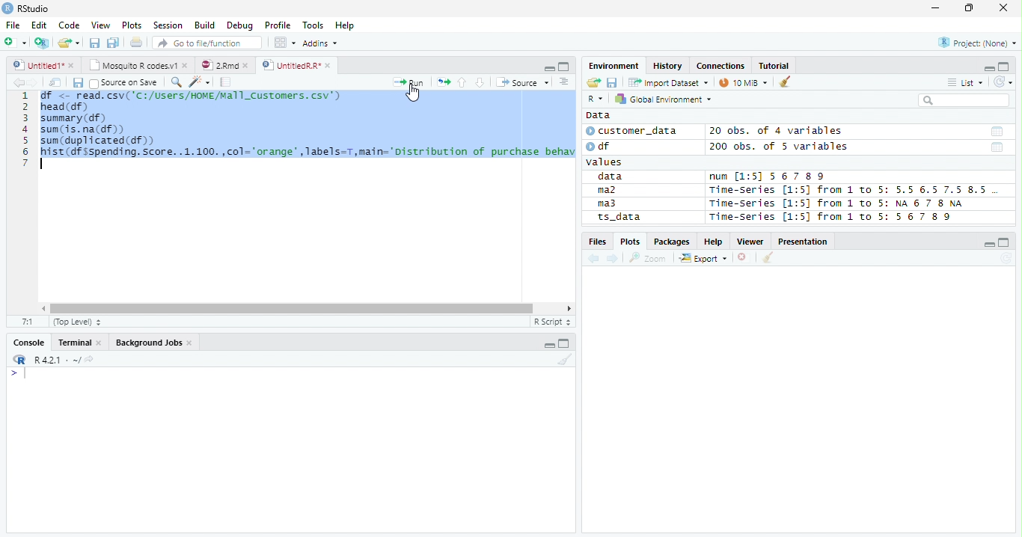 This screenshot has width=1022, height=537. Describe the element at coordinates (744, 82) in the screenshot. I see `10 MiB` at that location.